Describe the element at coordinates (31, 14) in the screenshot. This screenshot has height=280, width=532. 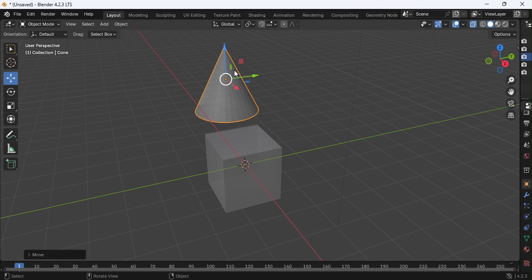
I see `Edit` at that location.